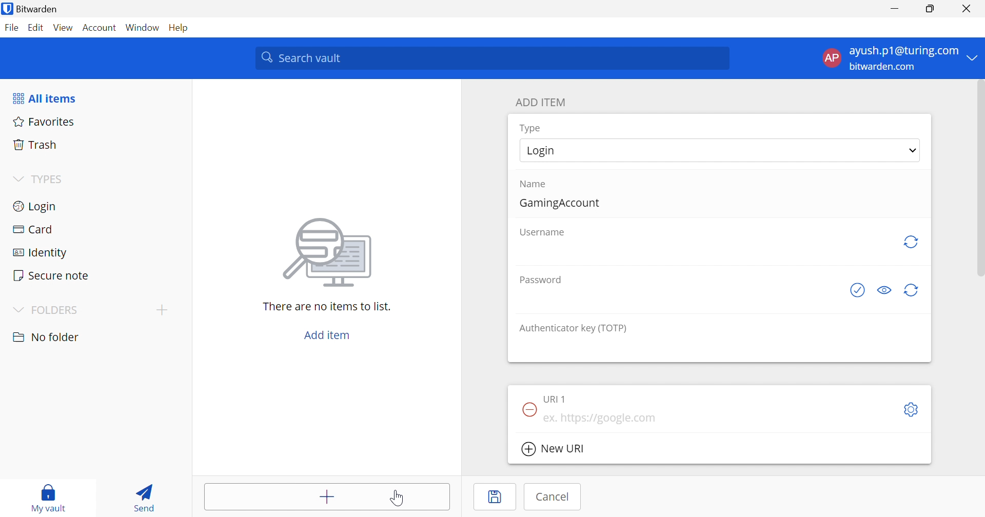 Image resolution: width=985 pixels, height=517 pixels. I want to click on Help, so click(178, 28).